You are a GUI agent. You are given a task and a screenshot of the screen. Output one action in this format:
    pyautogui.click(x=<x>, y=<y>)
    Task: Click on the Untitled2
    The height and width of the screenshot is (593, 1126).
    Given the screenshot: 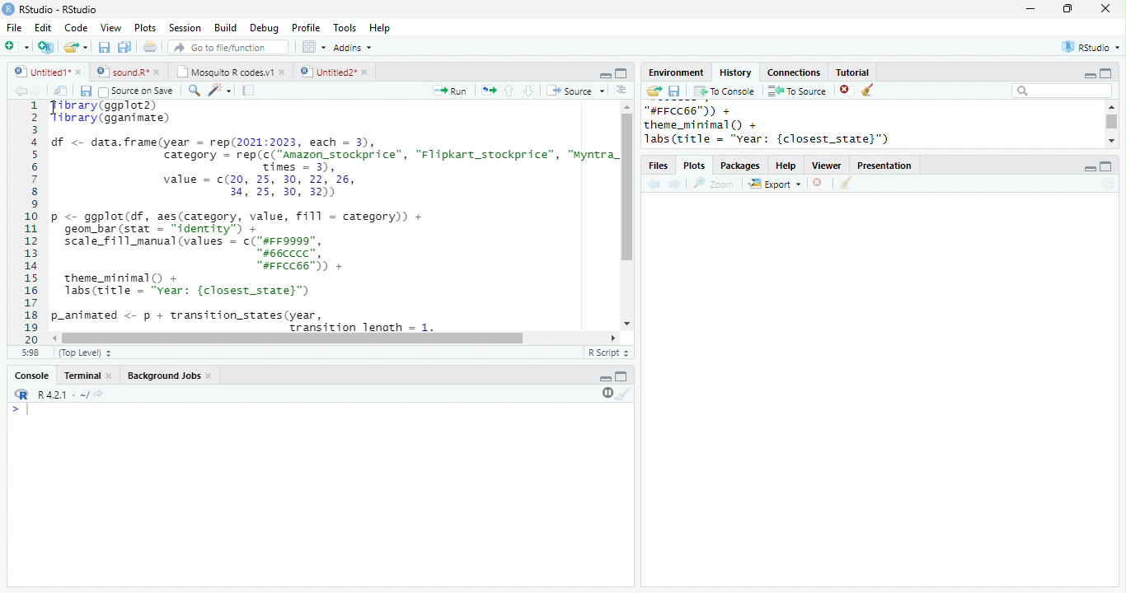 What is the action you would take?
    pyautogui.click(x=326, y=72)
    